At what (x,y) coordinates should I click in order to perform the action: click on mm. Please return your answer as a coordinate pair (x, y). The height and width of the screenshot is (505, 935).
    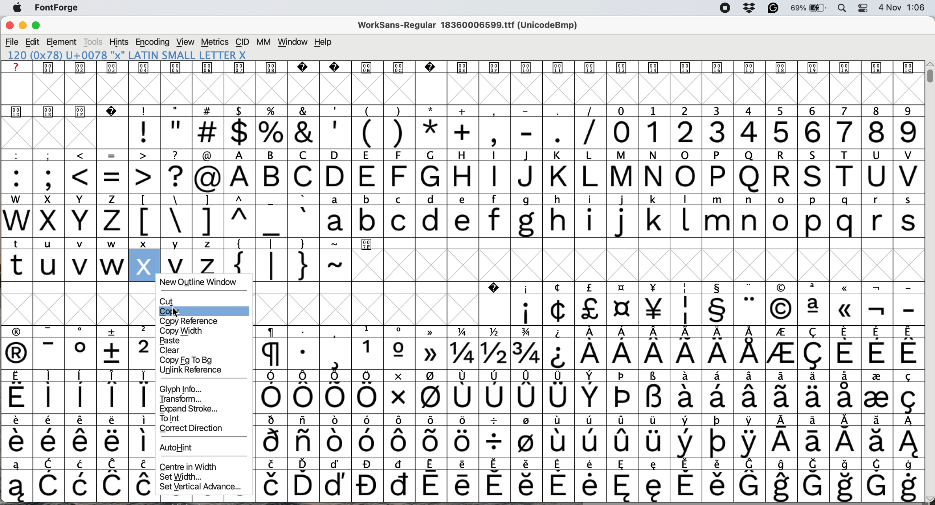
    Looking at the image, I should click on (263, 42).